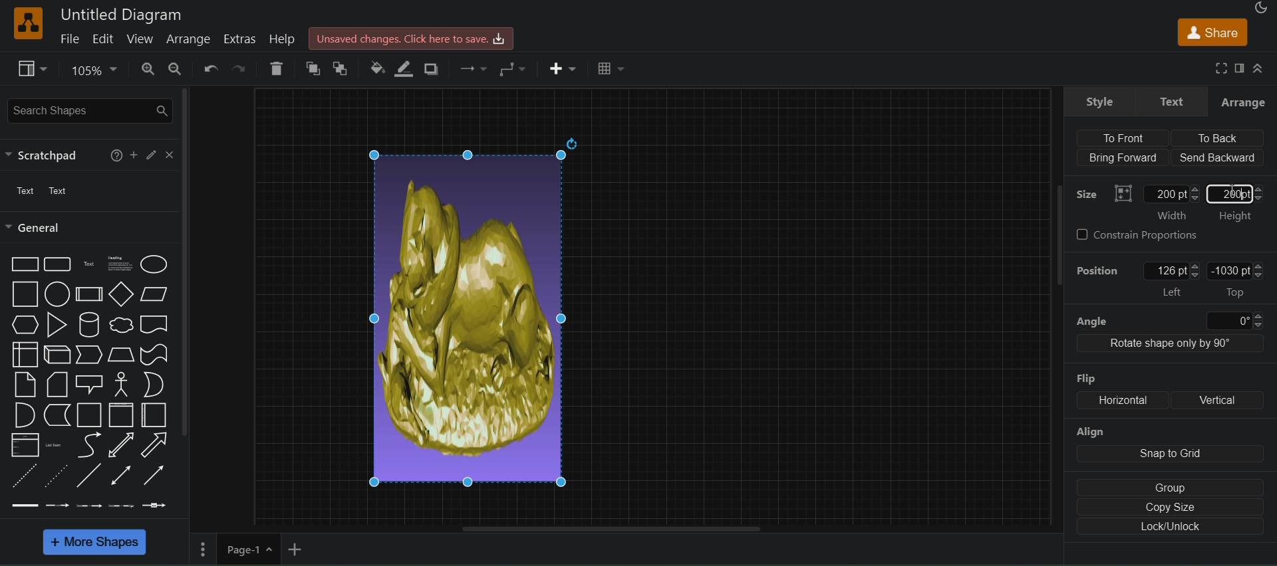  What do you see at coordinates (27, 23) in the screenshot?
I see `logo` at bounding box center [27, 23].